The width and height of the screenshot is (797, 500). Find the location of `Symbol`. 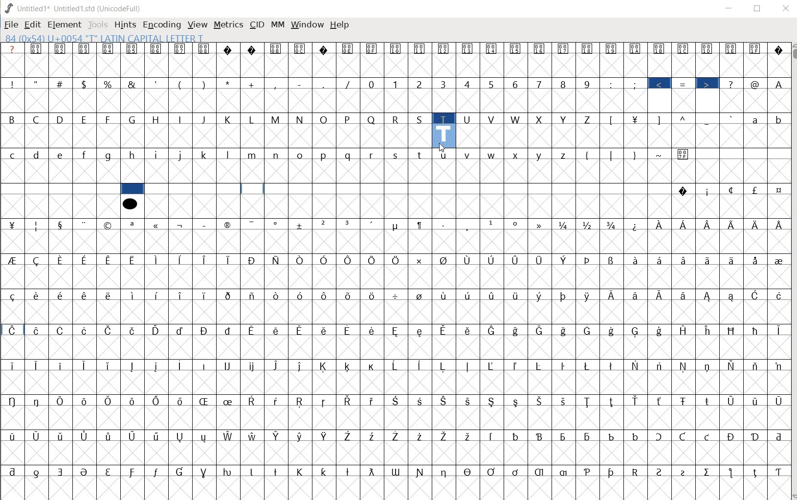

Symbol is located at coordinates (733, 437).